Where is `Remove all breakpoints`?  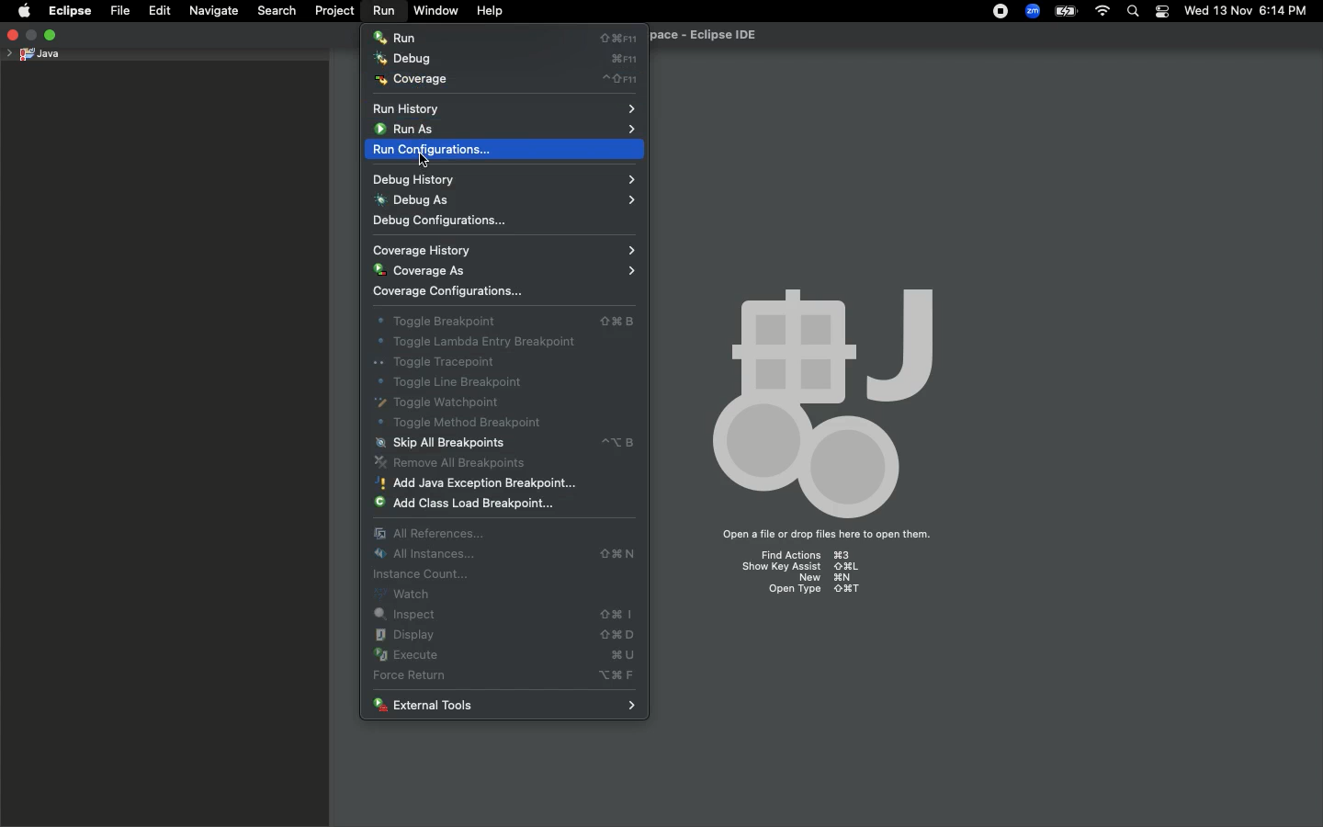 Remove all breakpoints is located at coordinates (448, 463).